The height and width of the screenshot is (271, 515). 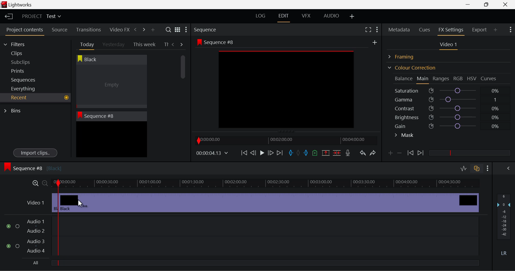 I want to click on Toggle audio track sync, so click(x=477, y=168).